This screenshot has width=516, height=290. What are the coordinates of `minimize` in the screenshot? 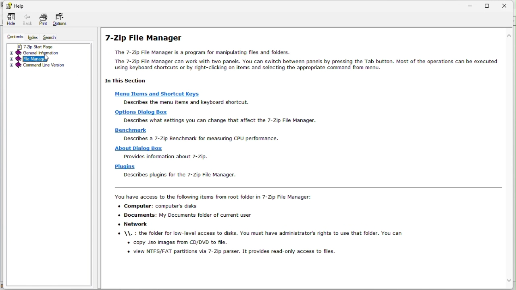 It's located at (469, 5).